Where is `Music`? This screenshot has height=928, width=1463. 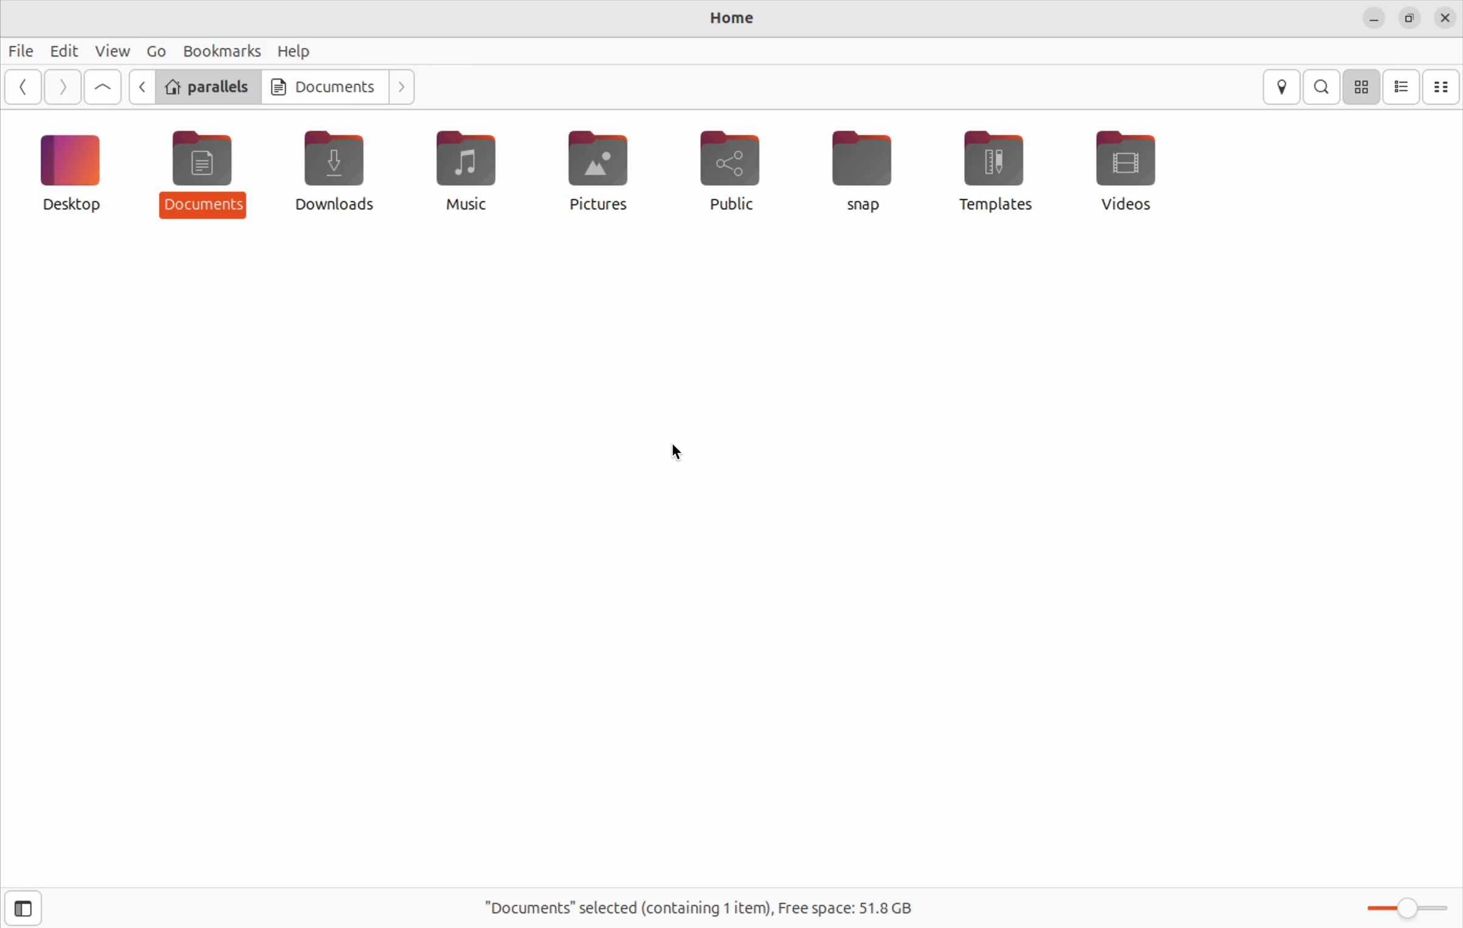
Music is located at coordinates (463, 176).